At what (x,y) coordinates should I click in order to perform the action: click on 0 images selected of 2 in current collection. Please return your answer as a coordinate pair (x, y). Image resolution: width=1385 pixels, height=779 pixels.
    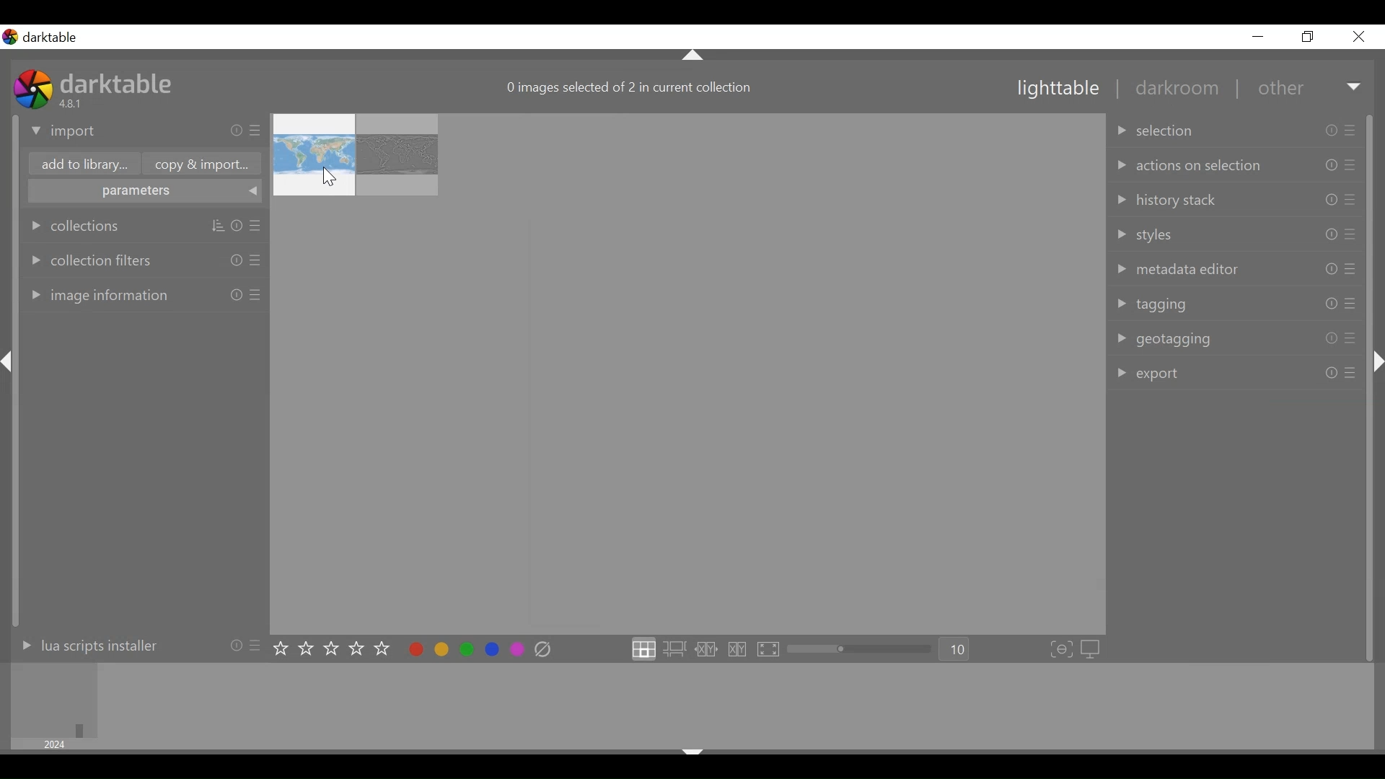
    Looking at the image, I should click on (630, 89).